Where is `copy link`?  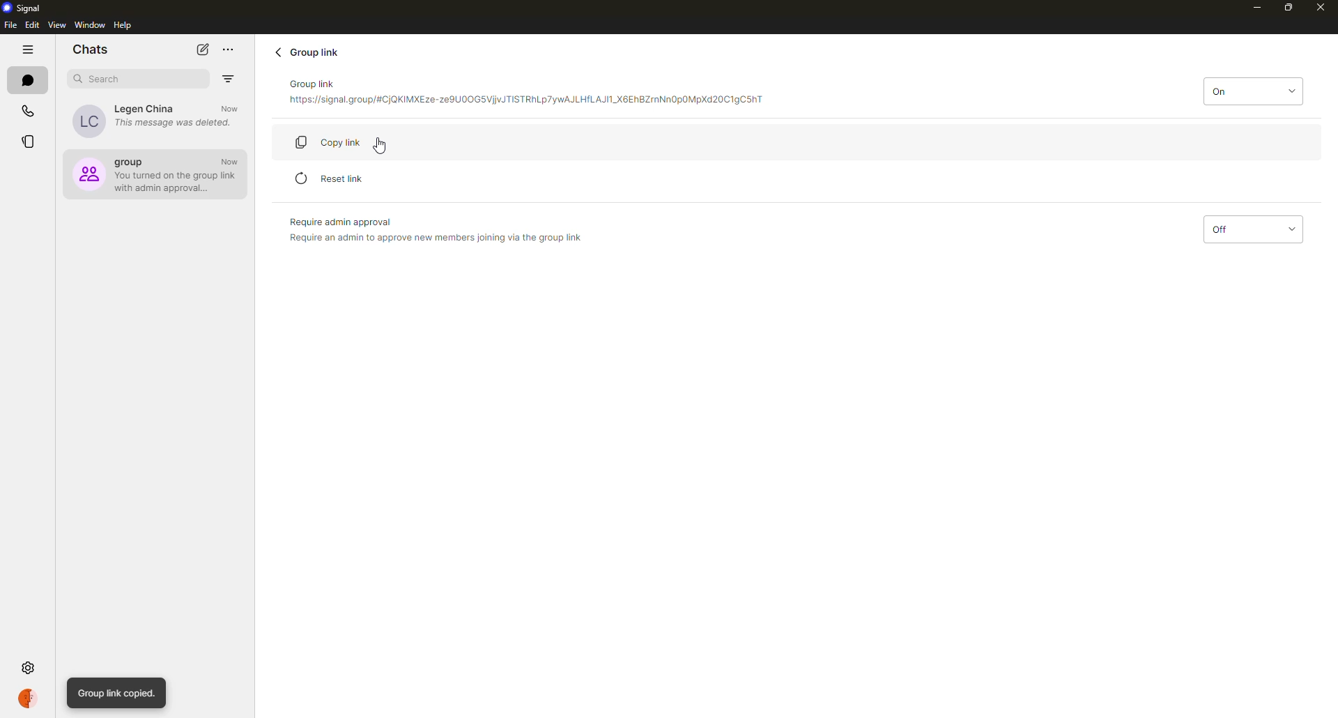
copy link is located at coordinates (339, 141).